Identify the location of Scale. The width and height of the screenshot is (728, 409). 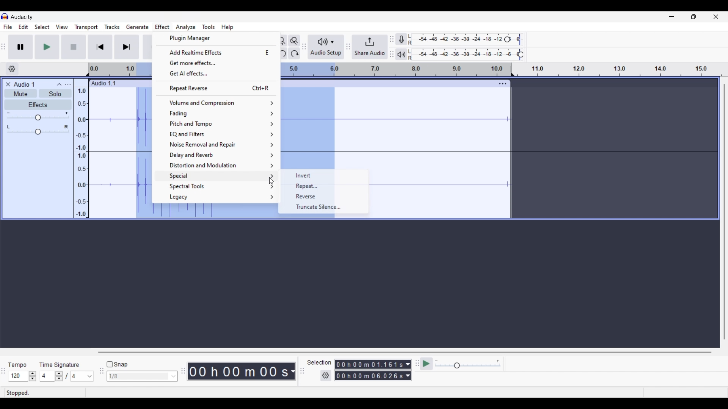
(120, 70).